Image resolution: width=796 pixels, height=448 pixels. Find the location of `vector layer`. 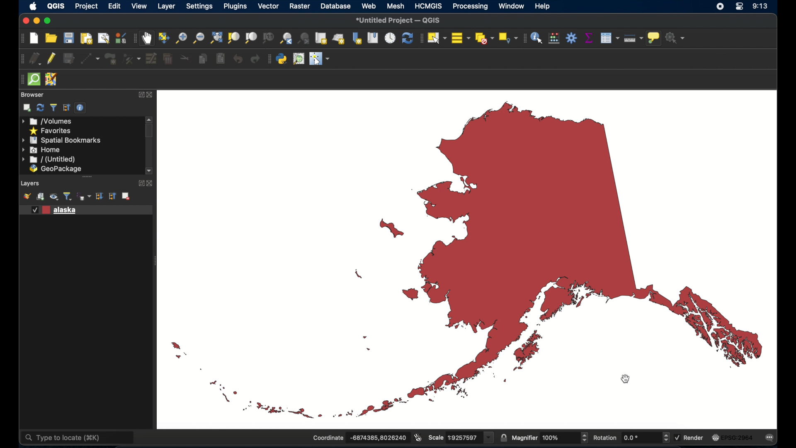

vector layer is located at coordinates (58, 210).